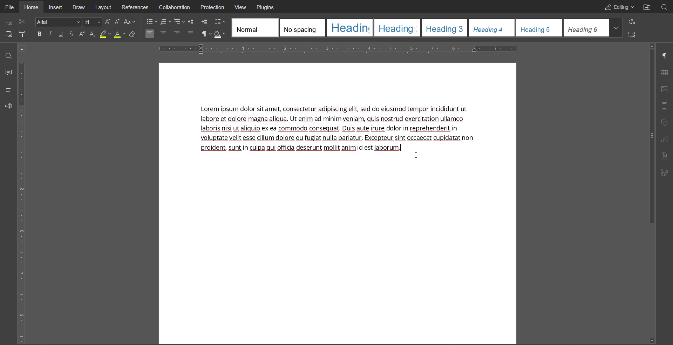 This screenshot has width=673, height=345. What do you see at coordinates (50, 35) in the screenshot?
I see `I` at bounding box center [50, 35].